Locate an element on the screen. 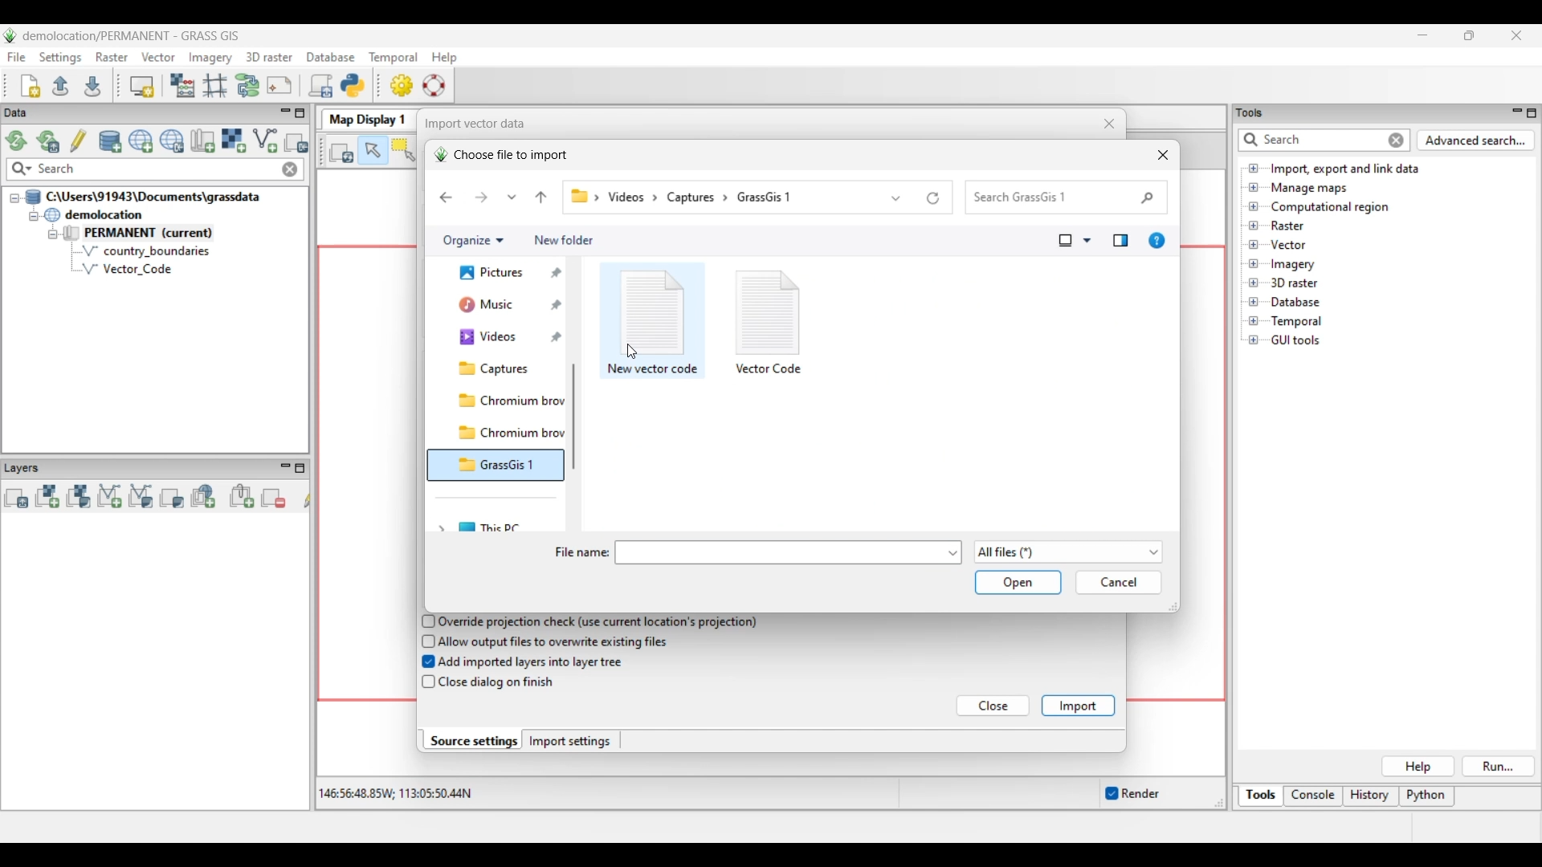  Close input made to quick search is located at coordinates (290, 169).